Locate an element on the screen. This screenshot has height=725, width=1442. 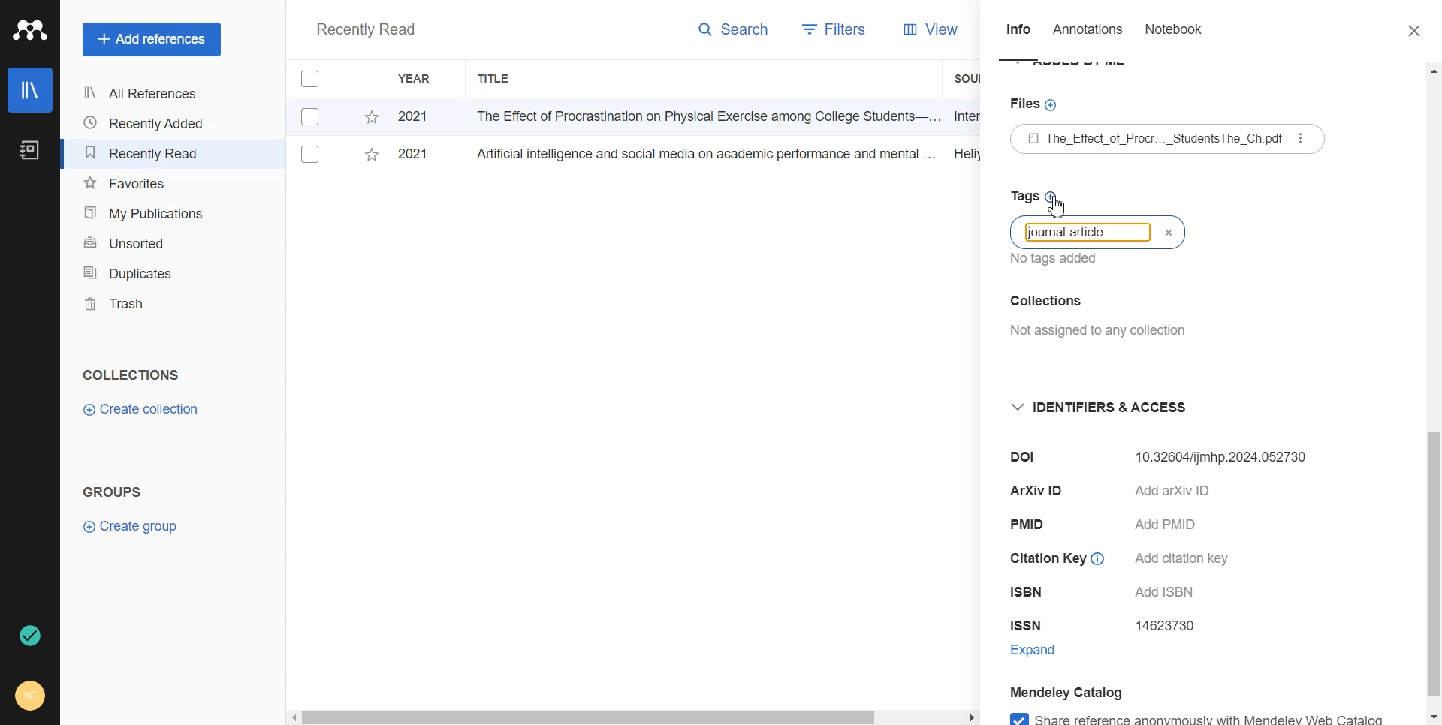
Info is located at coordinates (1018, 34).